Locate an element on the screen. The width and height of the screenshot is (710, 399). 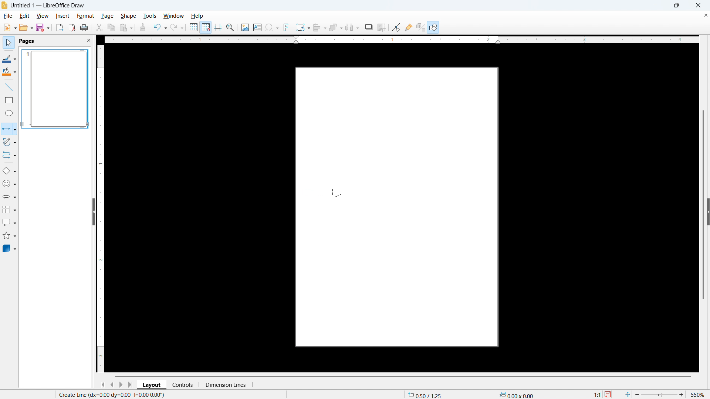
Go to last page  is located at coordinates (131, 385).